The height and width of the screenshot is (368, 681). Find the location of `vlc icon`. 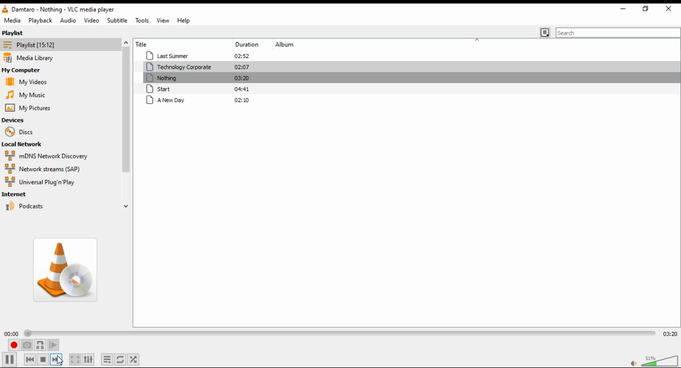

vlc icon is located at coordinates (5, 11).